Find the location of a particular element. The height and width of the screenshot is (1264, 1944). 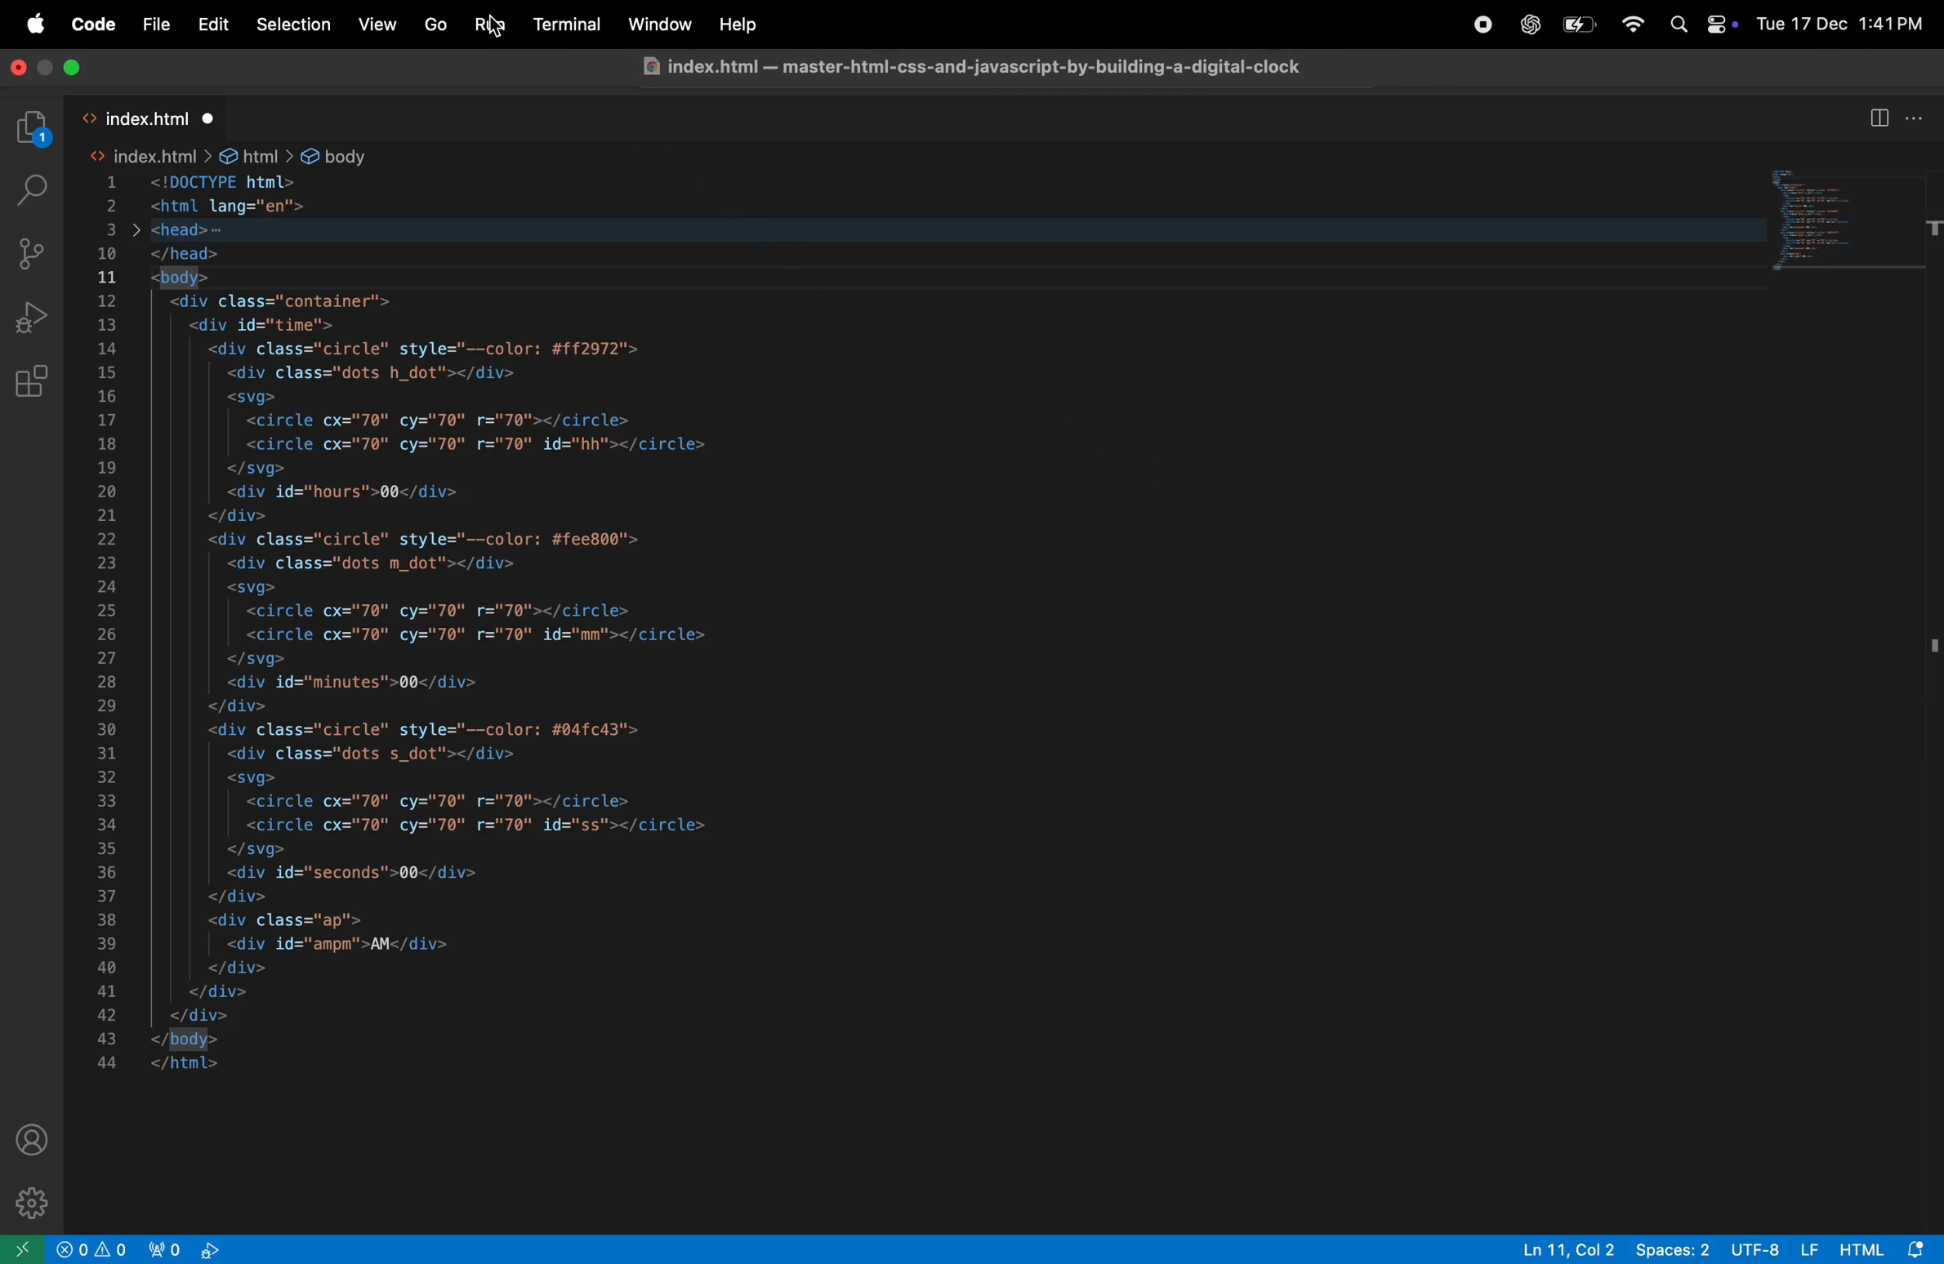

Control center is located at coordinates (1721, 23).